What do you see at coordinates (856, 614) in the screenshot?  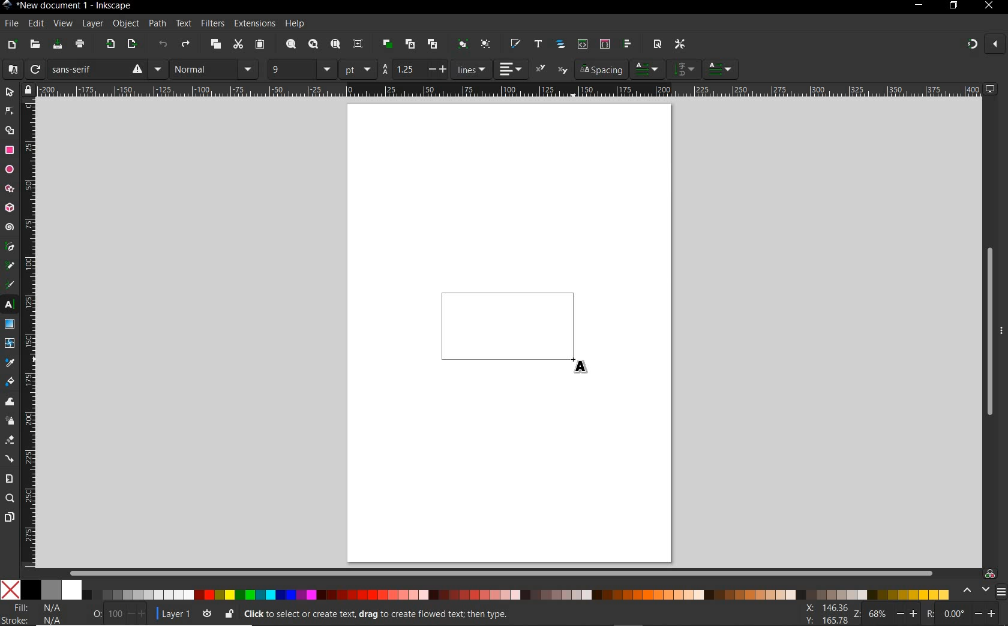 I see `zoom` at bounding box center [856, 614].